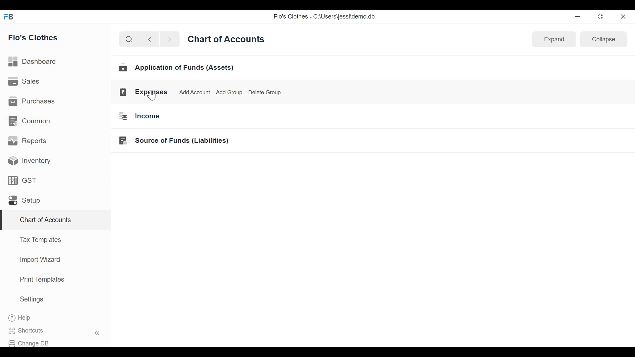 This screenshot has width=635, height=357. I want to click on Import Wizard, so click(38, 260).